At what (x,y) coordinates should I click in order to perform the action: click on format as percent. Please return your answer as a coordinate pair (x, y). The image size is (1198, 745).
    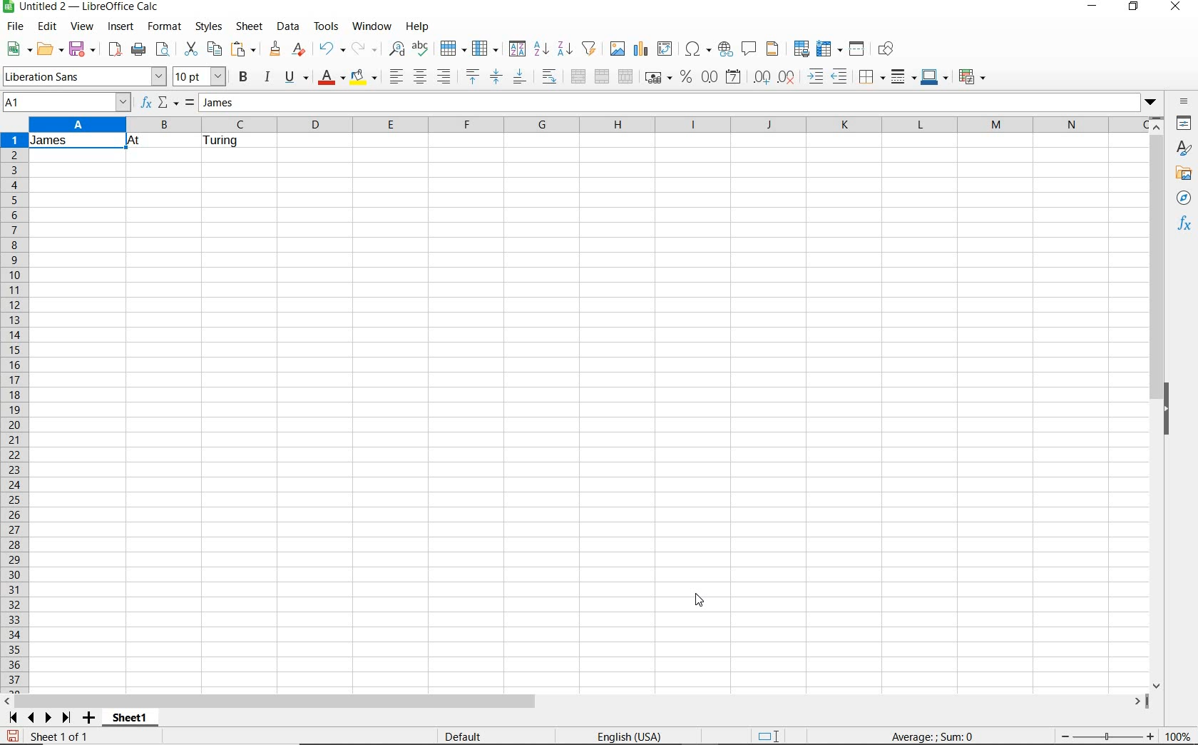
    Looking at the image, I should click on (685, 78).